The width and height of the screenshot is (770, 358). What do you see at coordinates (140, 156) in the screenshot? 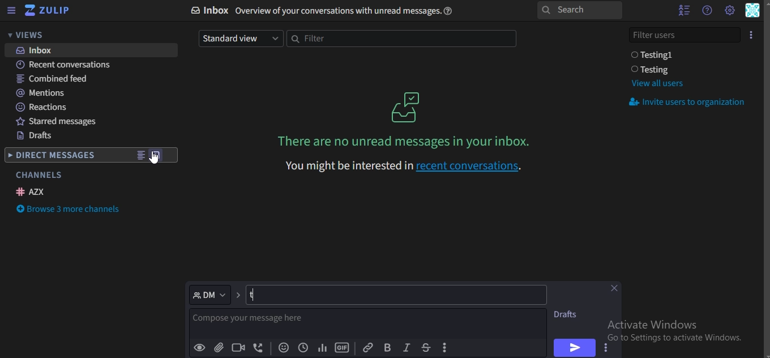
I see `view` at bounding box center [140, 156].